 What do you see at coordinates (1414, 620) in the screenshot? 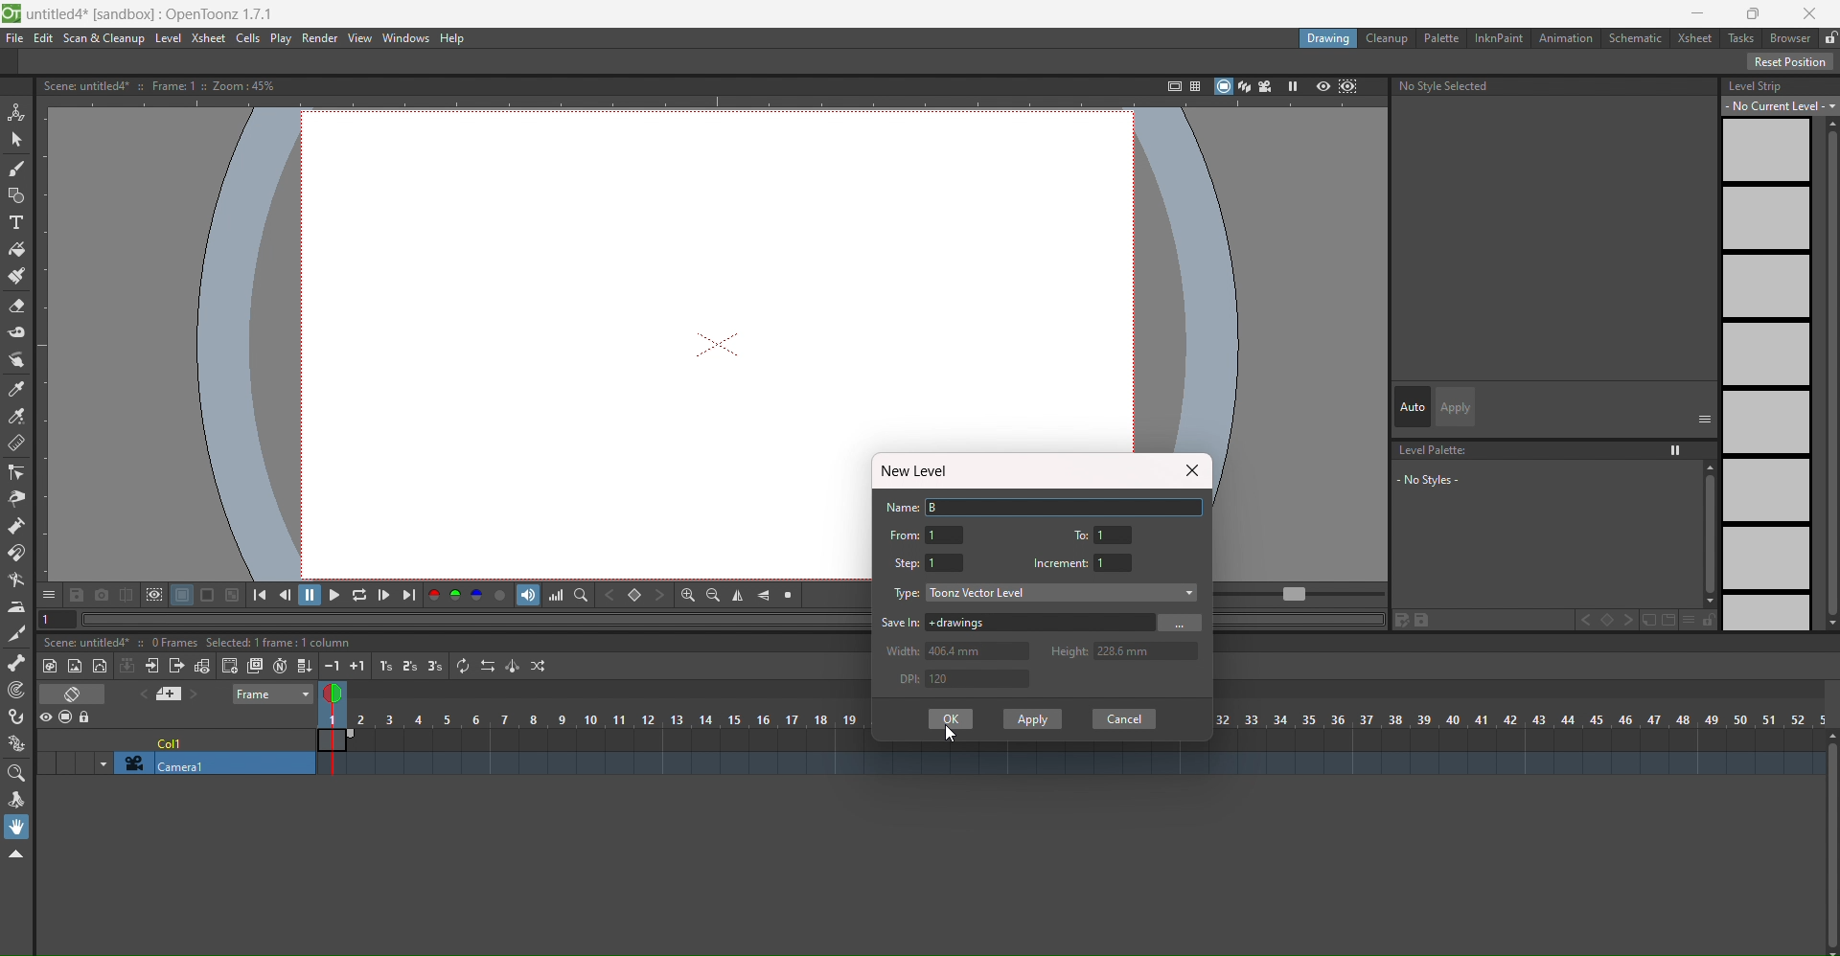
I see `edit` at bounding box center [1414, 620].